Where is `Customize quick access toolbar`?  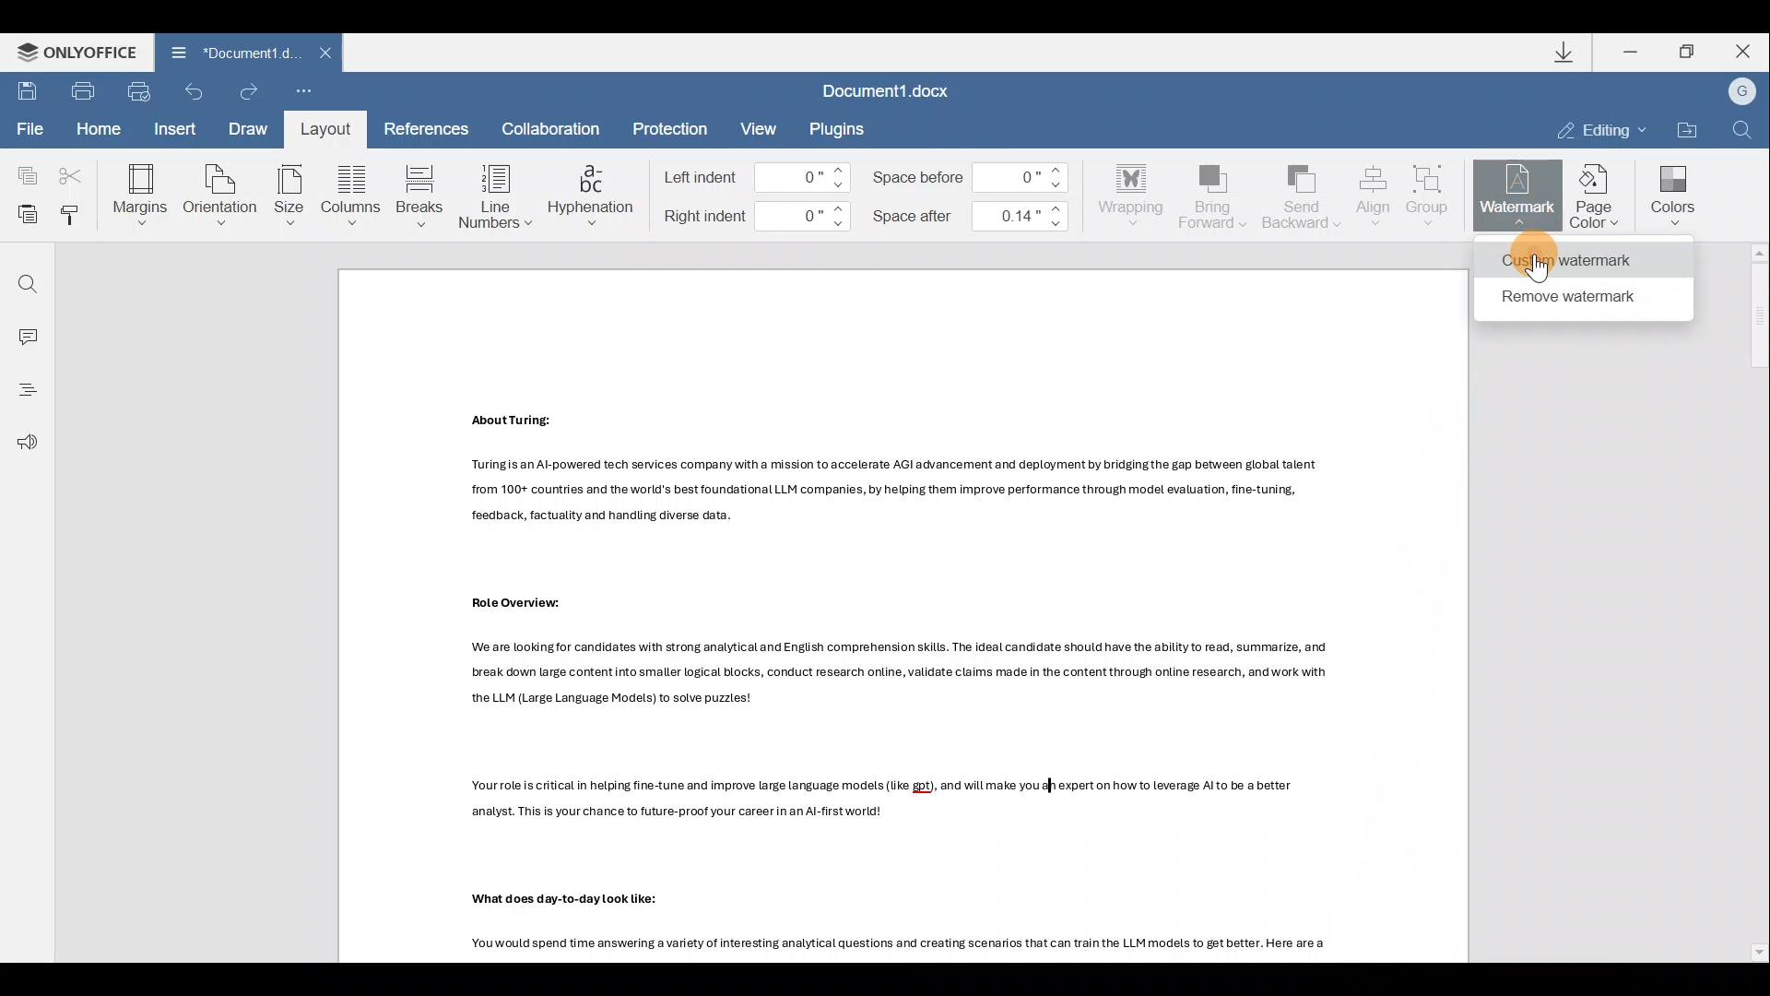
Customize quick access toolbar is located at coordinates (300, 92).